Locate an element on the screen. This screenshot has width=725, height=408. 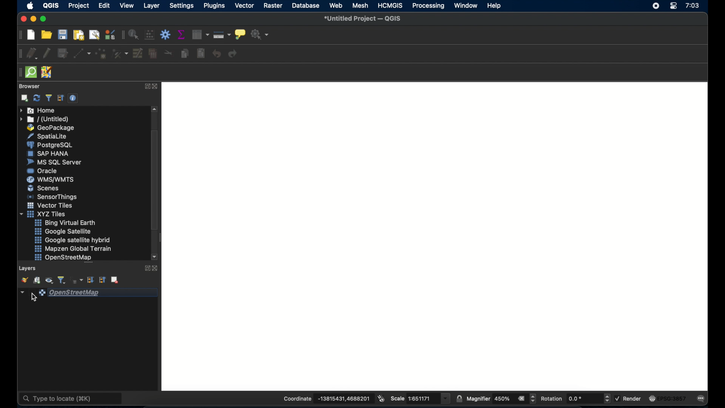
filter legend is located at coordinates (62, 280).